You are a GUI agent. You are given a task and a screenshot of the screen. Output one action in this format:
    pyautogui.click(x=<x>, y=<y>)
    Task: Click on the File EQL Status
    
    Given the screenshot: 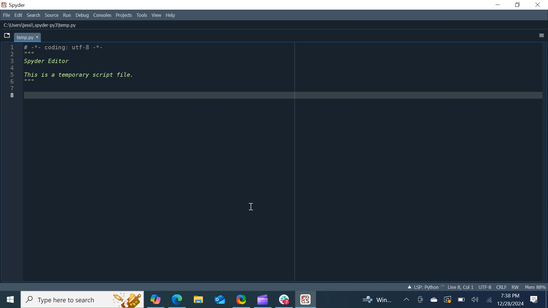 What is the action you would take?
    pyautogui.click(x=500, y=286)
    